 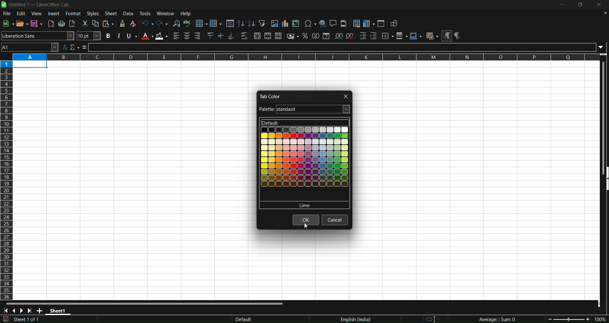 I want to click on underline, so click(x=132, y=36).